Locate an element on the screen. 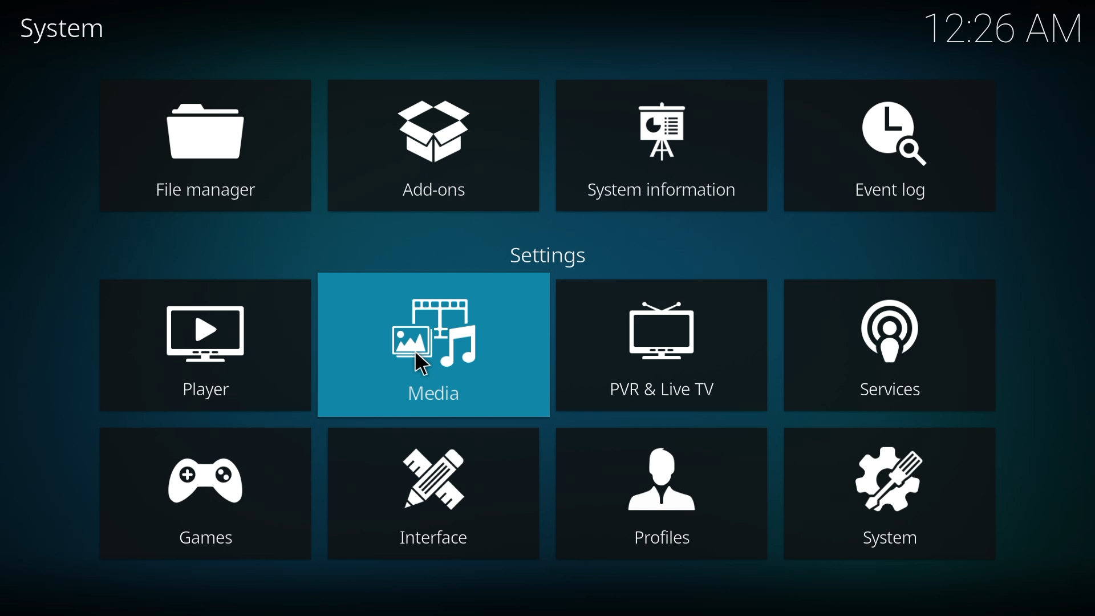 Image resolution: width=1095 pixels, height=616 pixels. system is located at coordinates (888, 494).